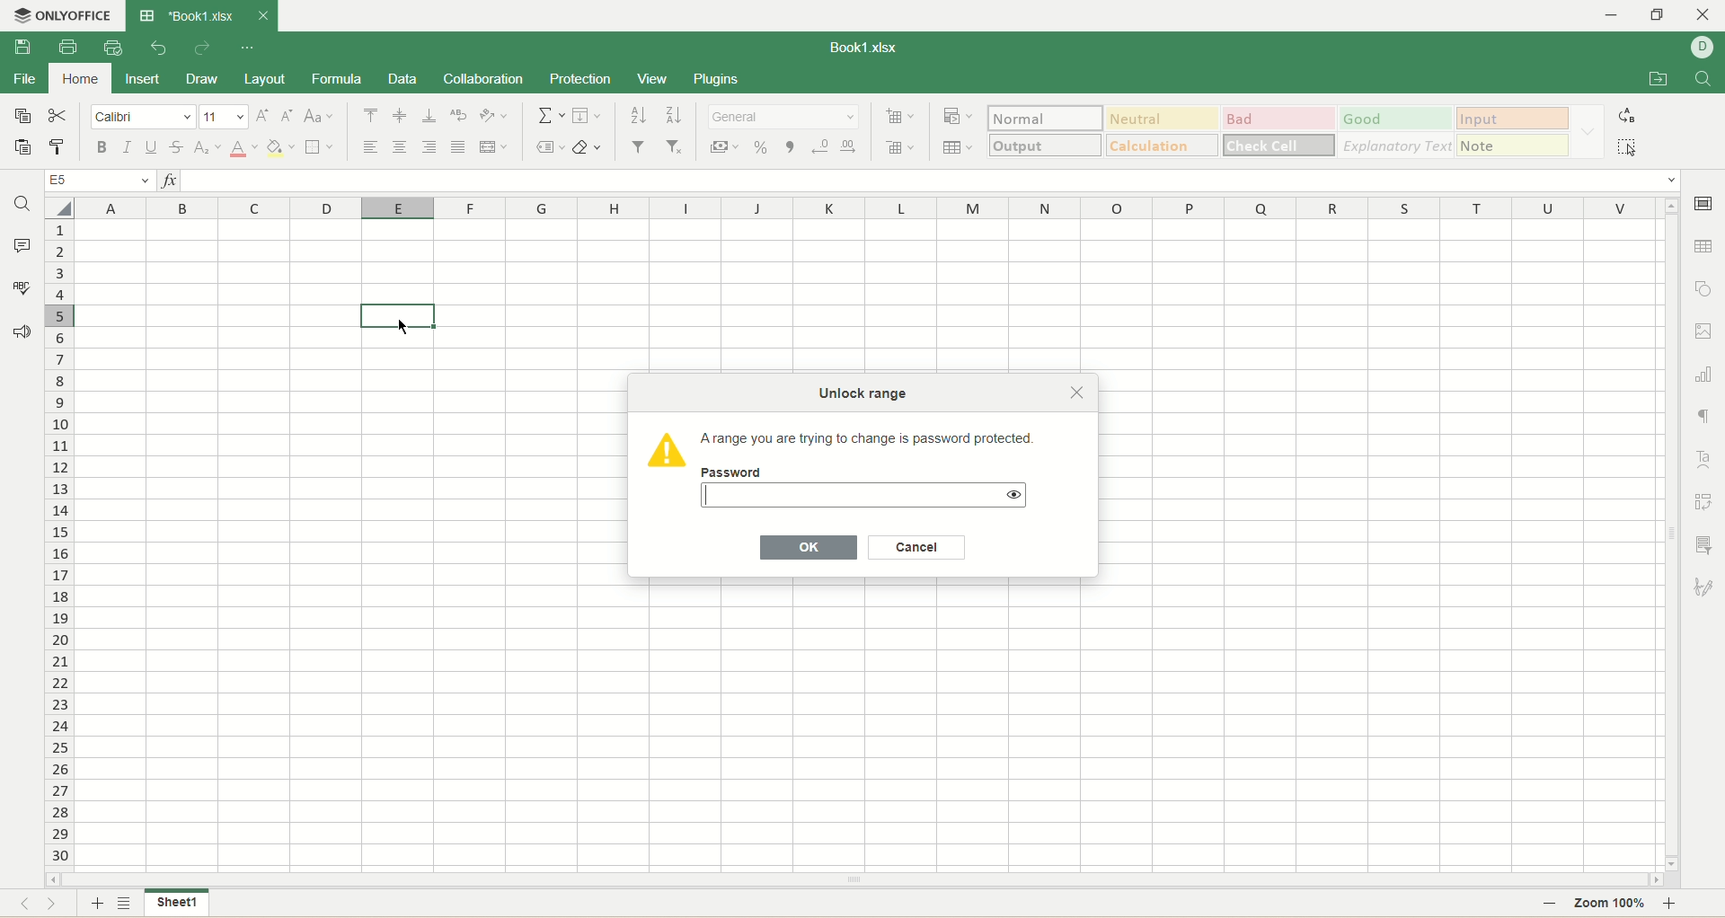  Describe the element at coordinates (254, 49) in the screenshot. I see `quick settings` at that location.